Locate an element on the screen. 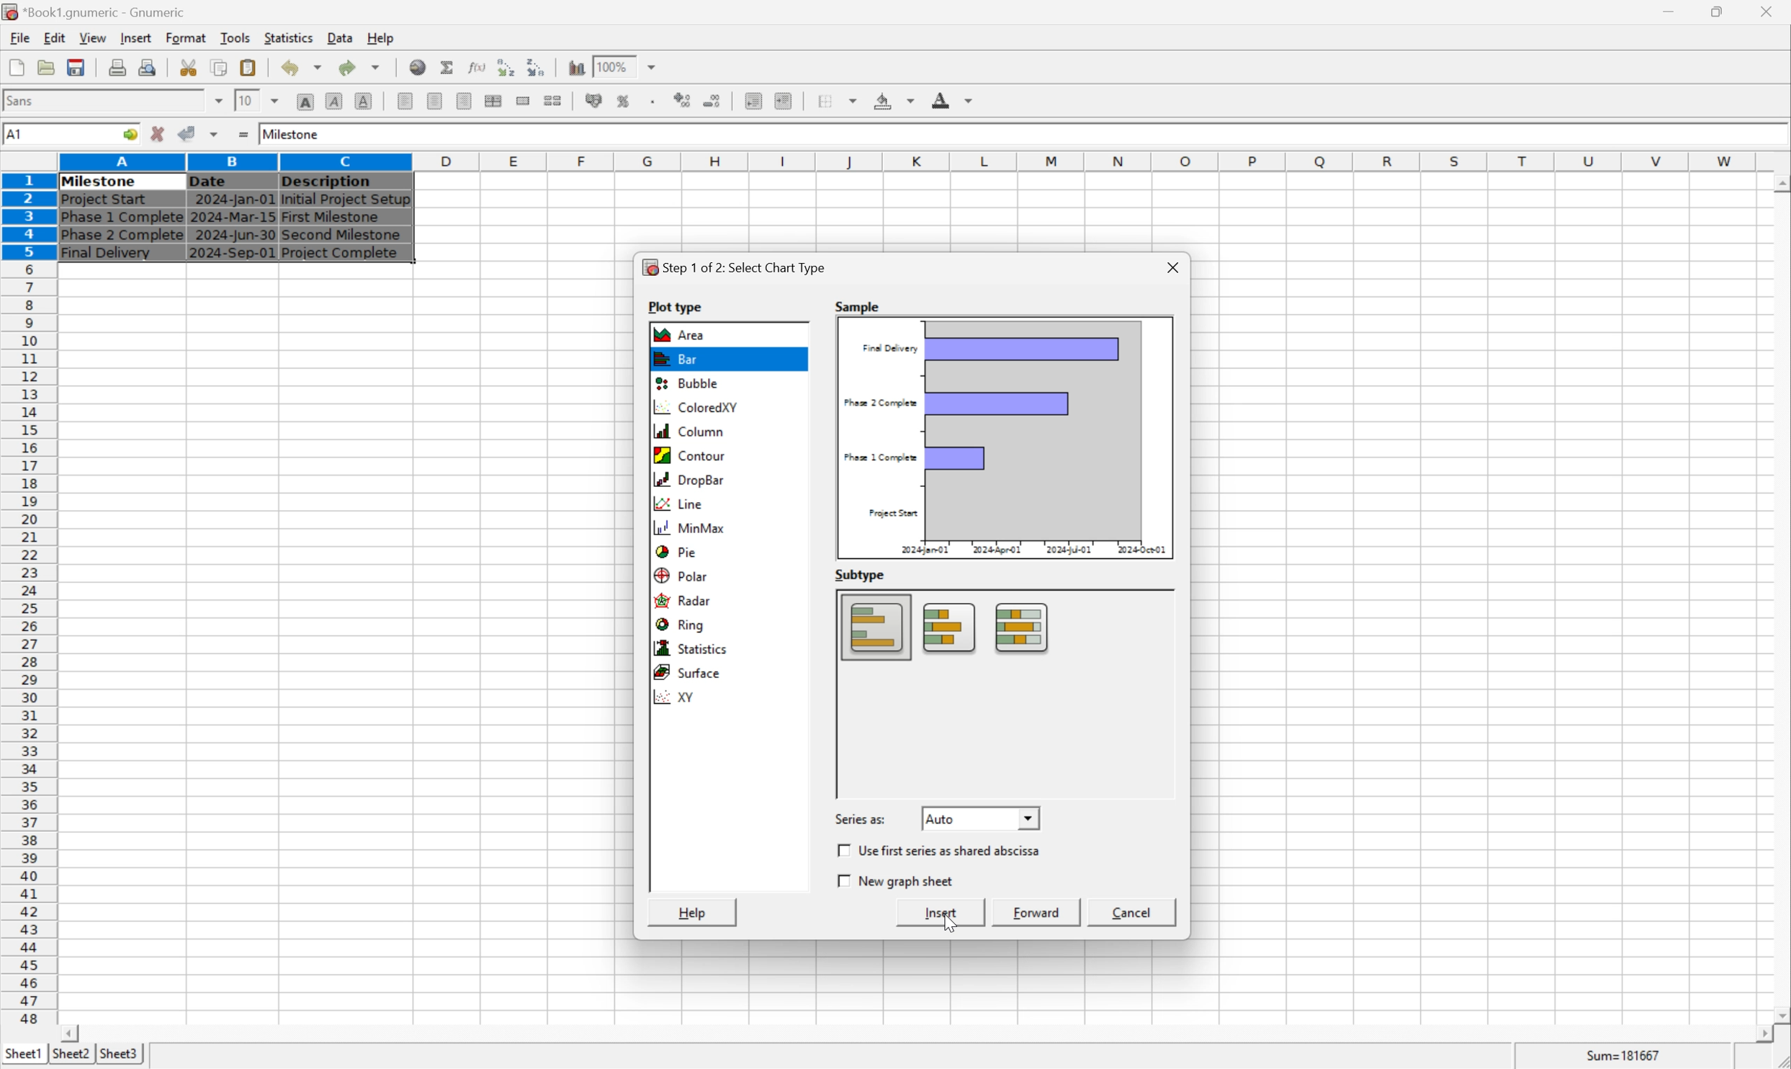  edit function in current cell is located at coordinates (476, 66).